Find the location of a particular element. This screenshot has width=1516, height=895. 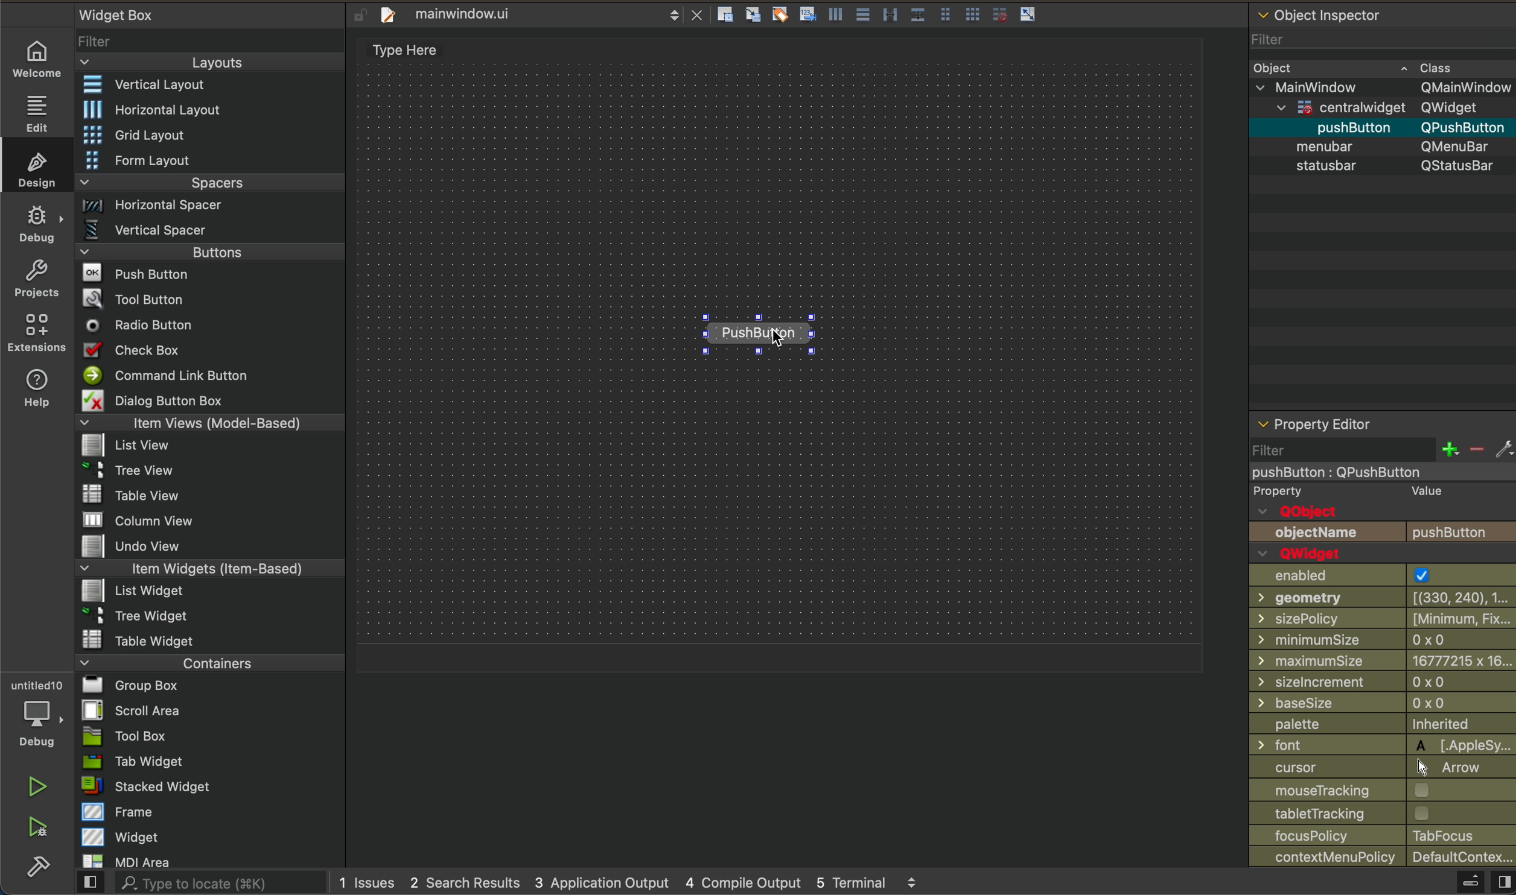

containers is located at coordinates (207, 665).